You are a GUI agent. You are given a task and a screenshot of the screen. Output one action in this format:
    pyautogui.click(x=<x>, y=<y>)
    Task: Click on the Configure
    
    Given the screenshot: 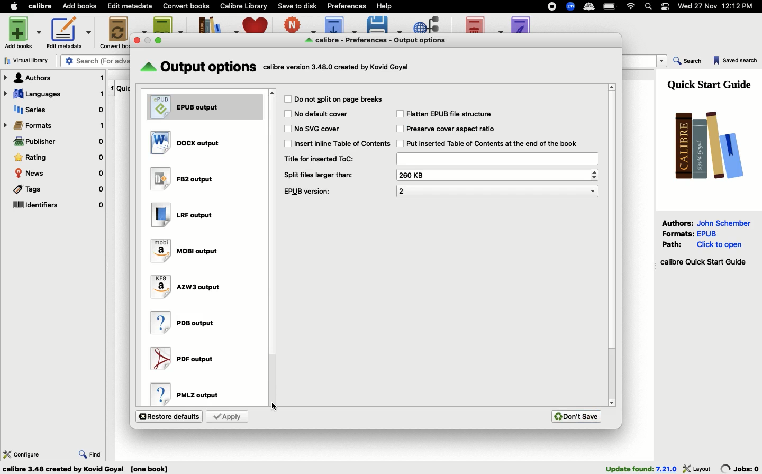 What is the action you would take?
    pyautogui.click(x=22, y=453)
    